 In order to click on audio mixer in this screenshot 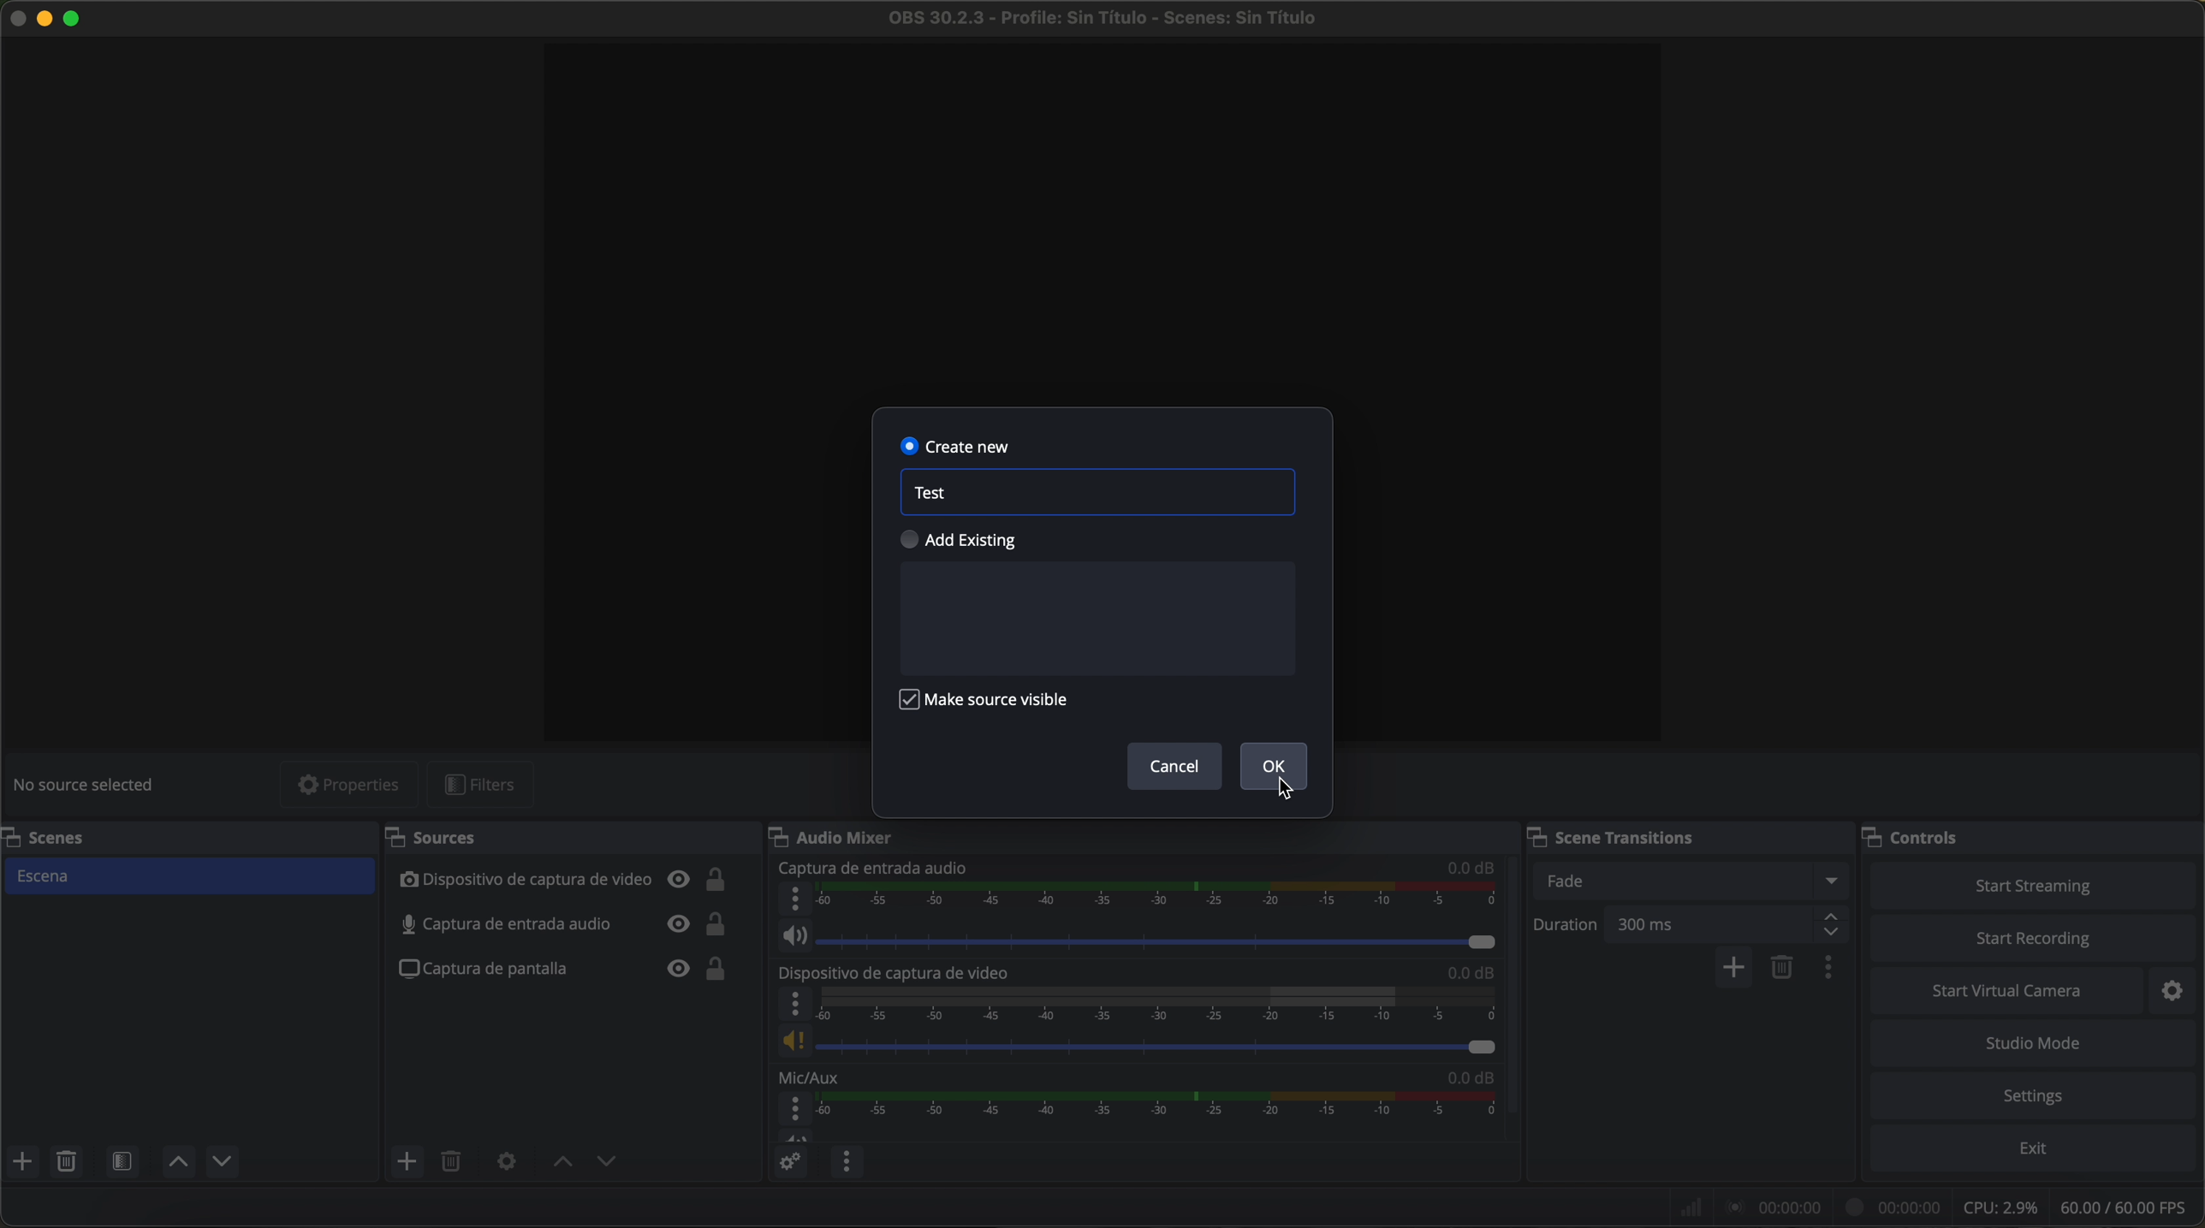, I will do `click(841, 836)`.